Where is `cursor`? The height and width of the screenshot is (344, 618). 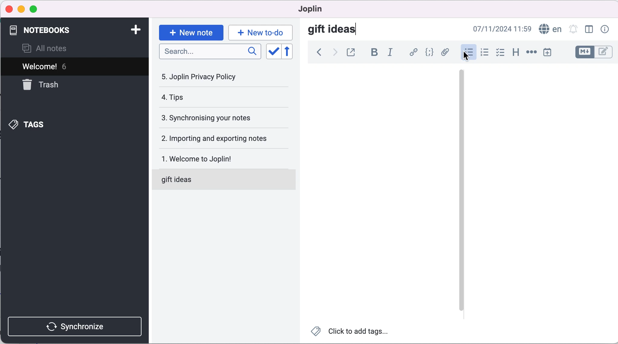 cursor is located at coordinates (467, 56).